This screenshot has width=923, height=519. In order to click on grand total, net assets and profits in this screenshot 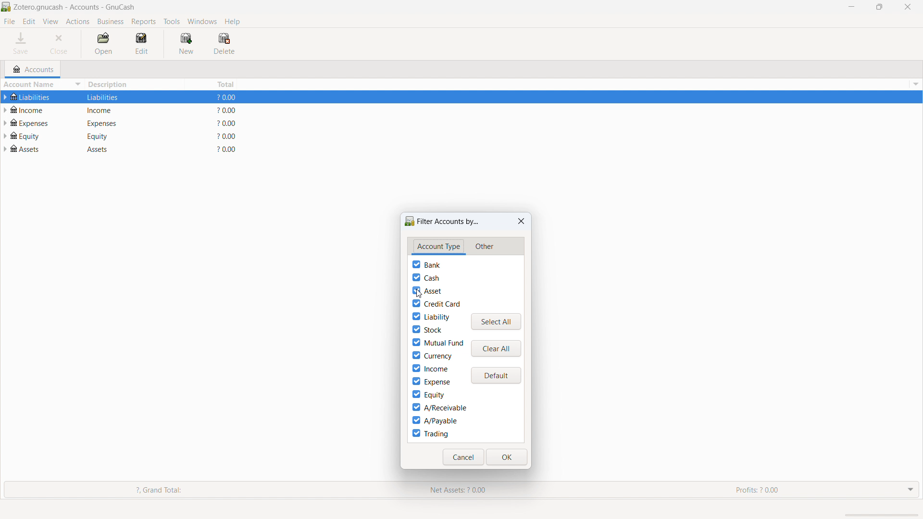, I will do `click(461, 490)`.